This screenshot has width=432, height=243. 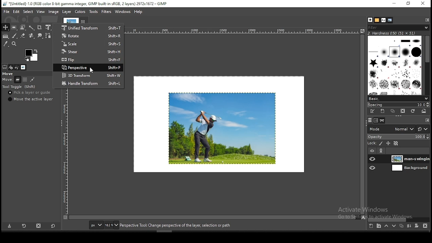 I want to click on layer visibility on/off, so click(x=373, y=168).